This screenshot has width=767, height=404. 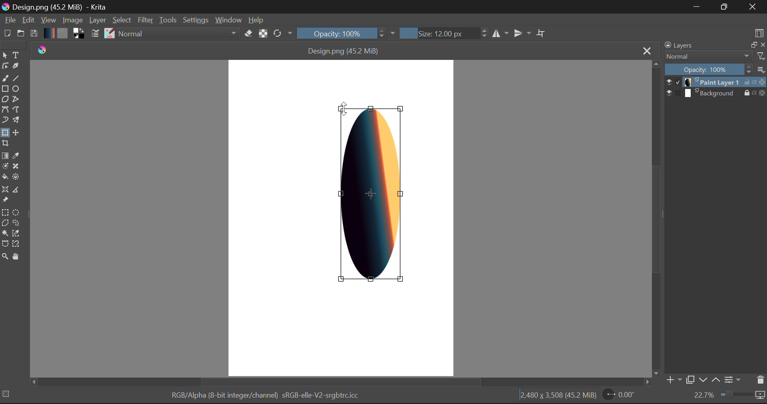 I want to click on Edit, so click(x=28, y=20).